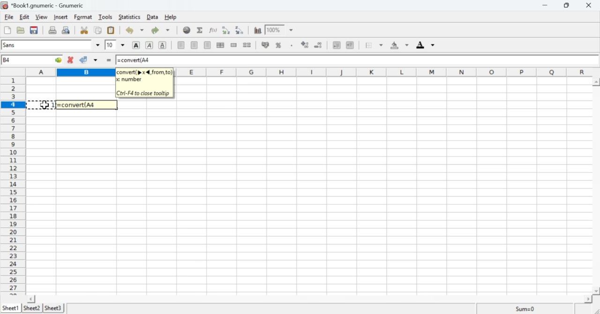 The height and width of the screenshot is (314, 600). What do you see at coordinates (26, 17) in the screenshot?
I see `Edit` at bounding box center [26, 17].